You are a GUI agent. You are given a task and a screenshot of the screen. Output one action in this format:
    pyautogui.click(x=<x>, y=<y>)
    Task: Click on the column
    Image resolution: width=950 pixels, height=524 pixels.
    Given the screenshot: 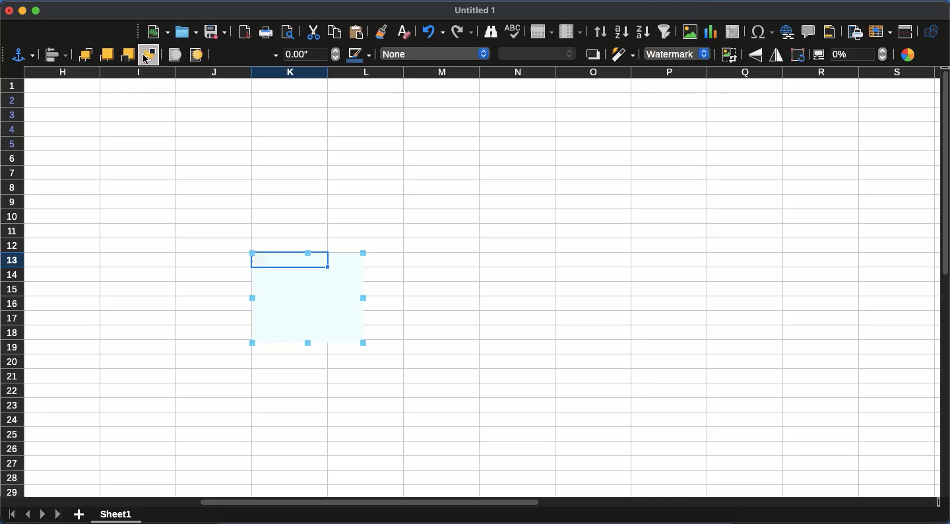 What is the action you would take?
    pyautogui.click(x=478, y=73)
    